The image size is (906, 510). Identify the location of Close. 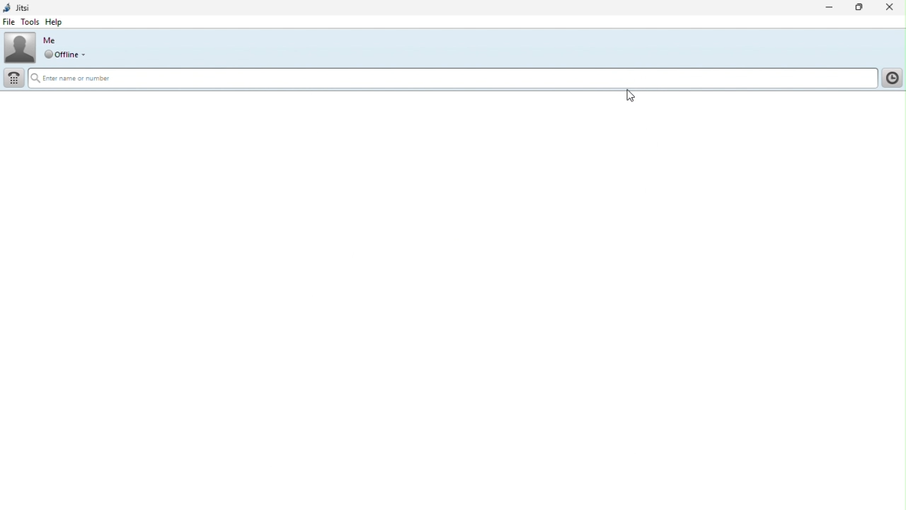
(890, 8).